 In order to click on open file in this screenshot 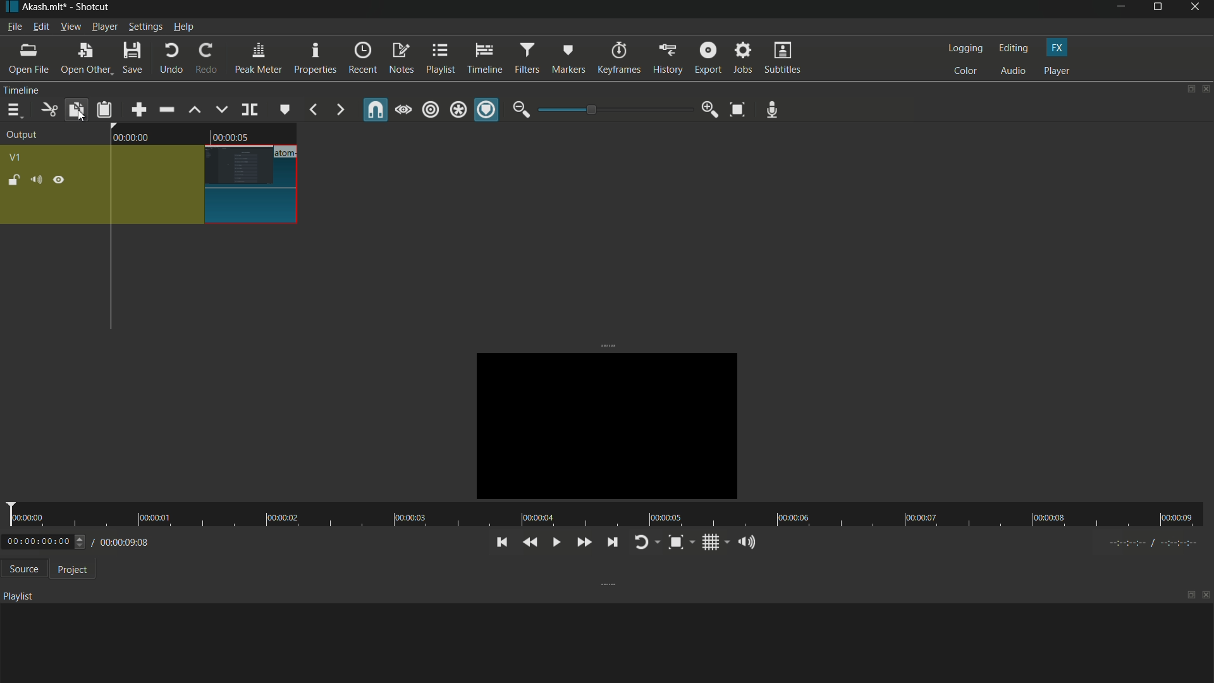, I will do `click(27, 58)`.